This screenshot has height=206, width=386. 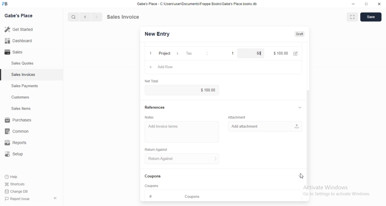 I want to click on Customers., so click(x=19, y=98).